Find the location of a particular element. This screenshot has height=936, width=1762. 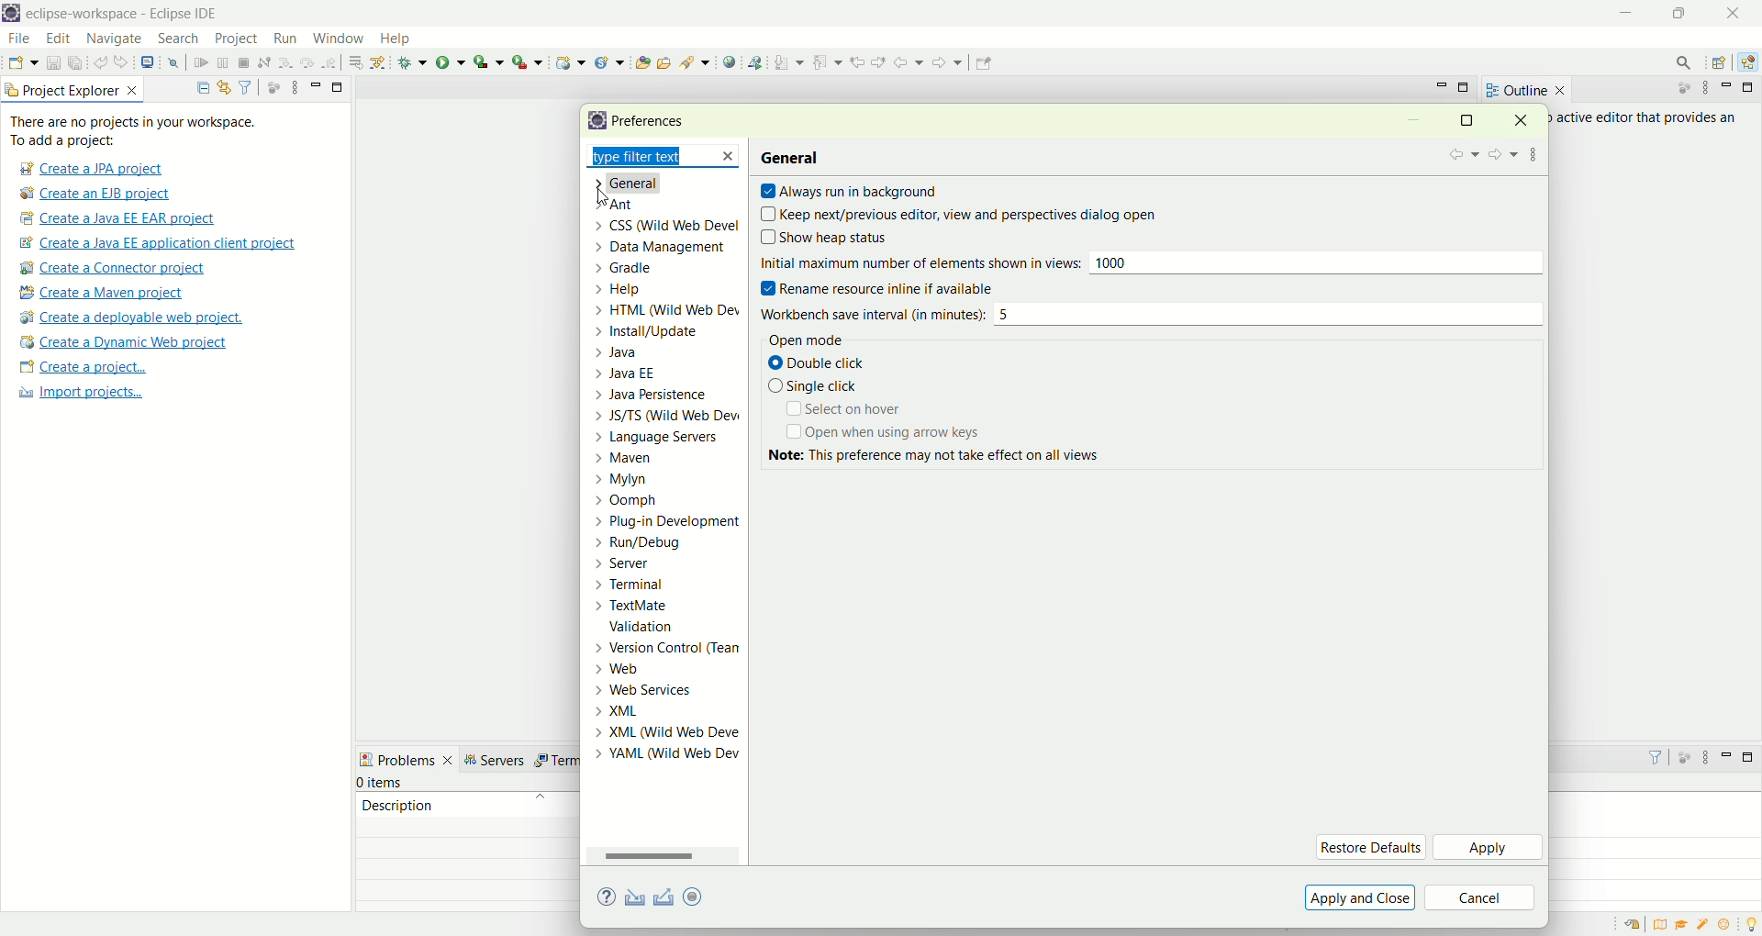

import projects is located at coordinates (78, 393).